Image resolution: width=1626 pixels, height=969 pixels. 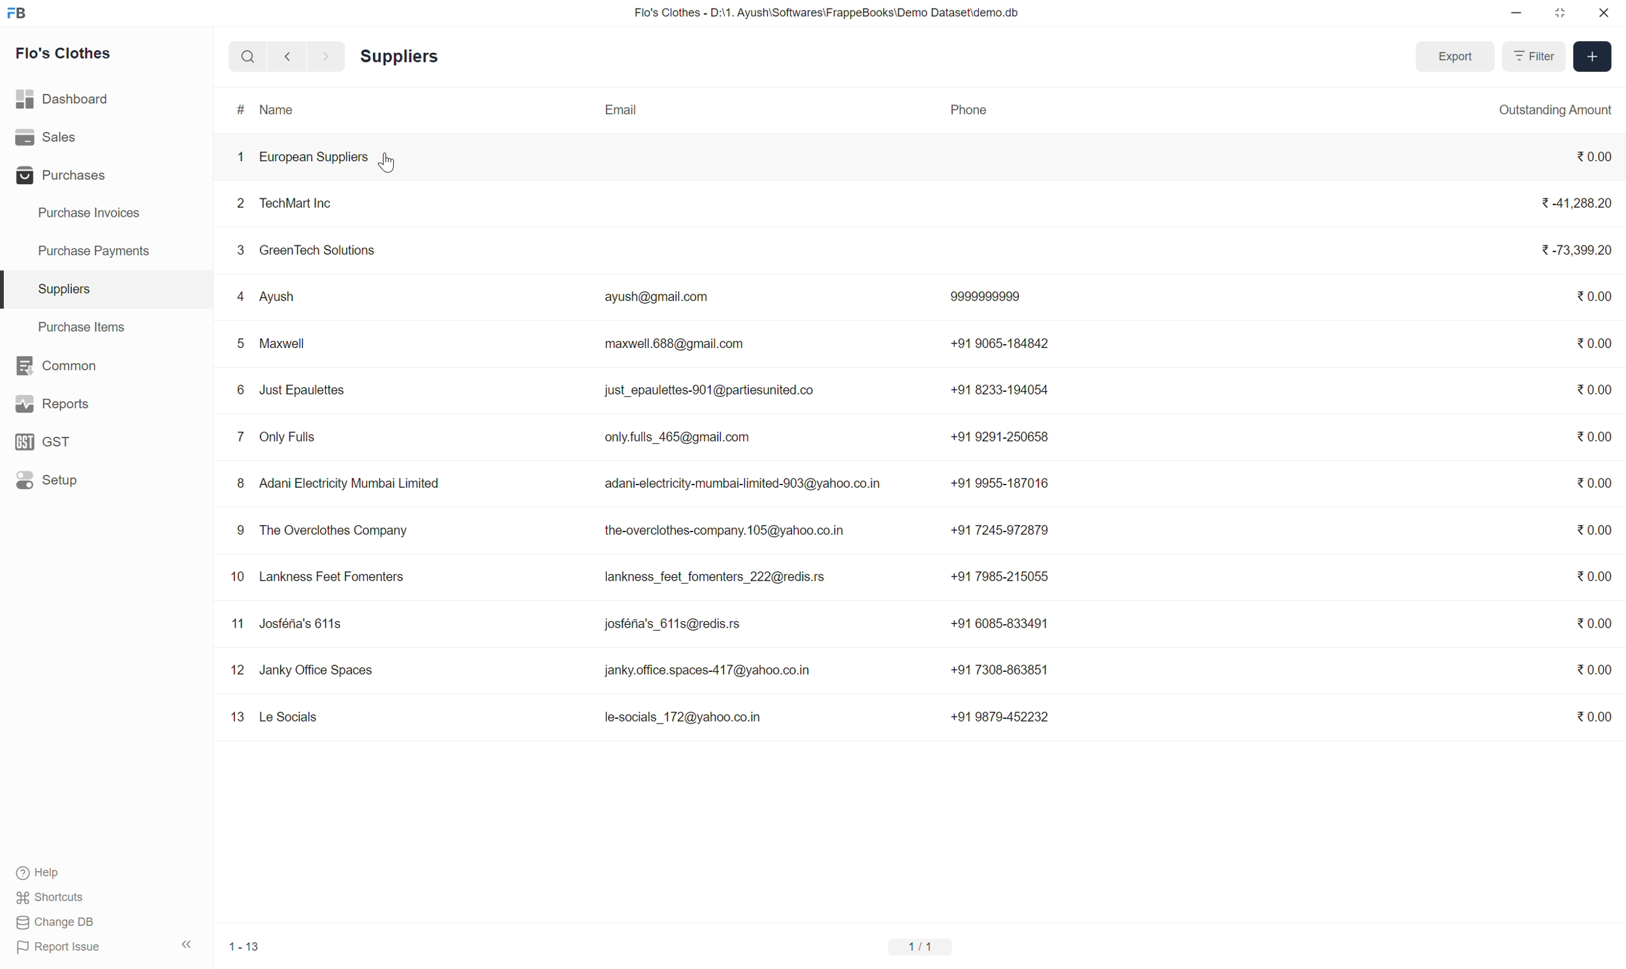 I want to click on le-socials_172@yahoo.co.in, so click(x=679, y=714).